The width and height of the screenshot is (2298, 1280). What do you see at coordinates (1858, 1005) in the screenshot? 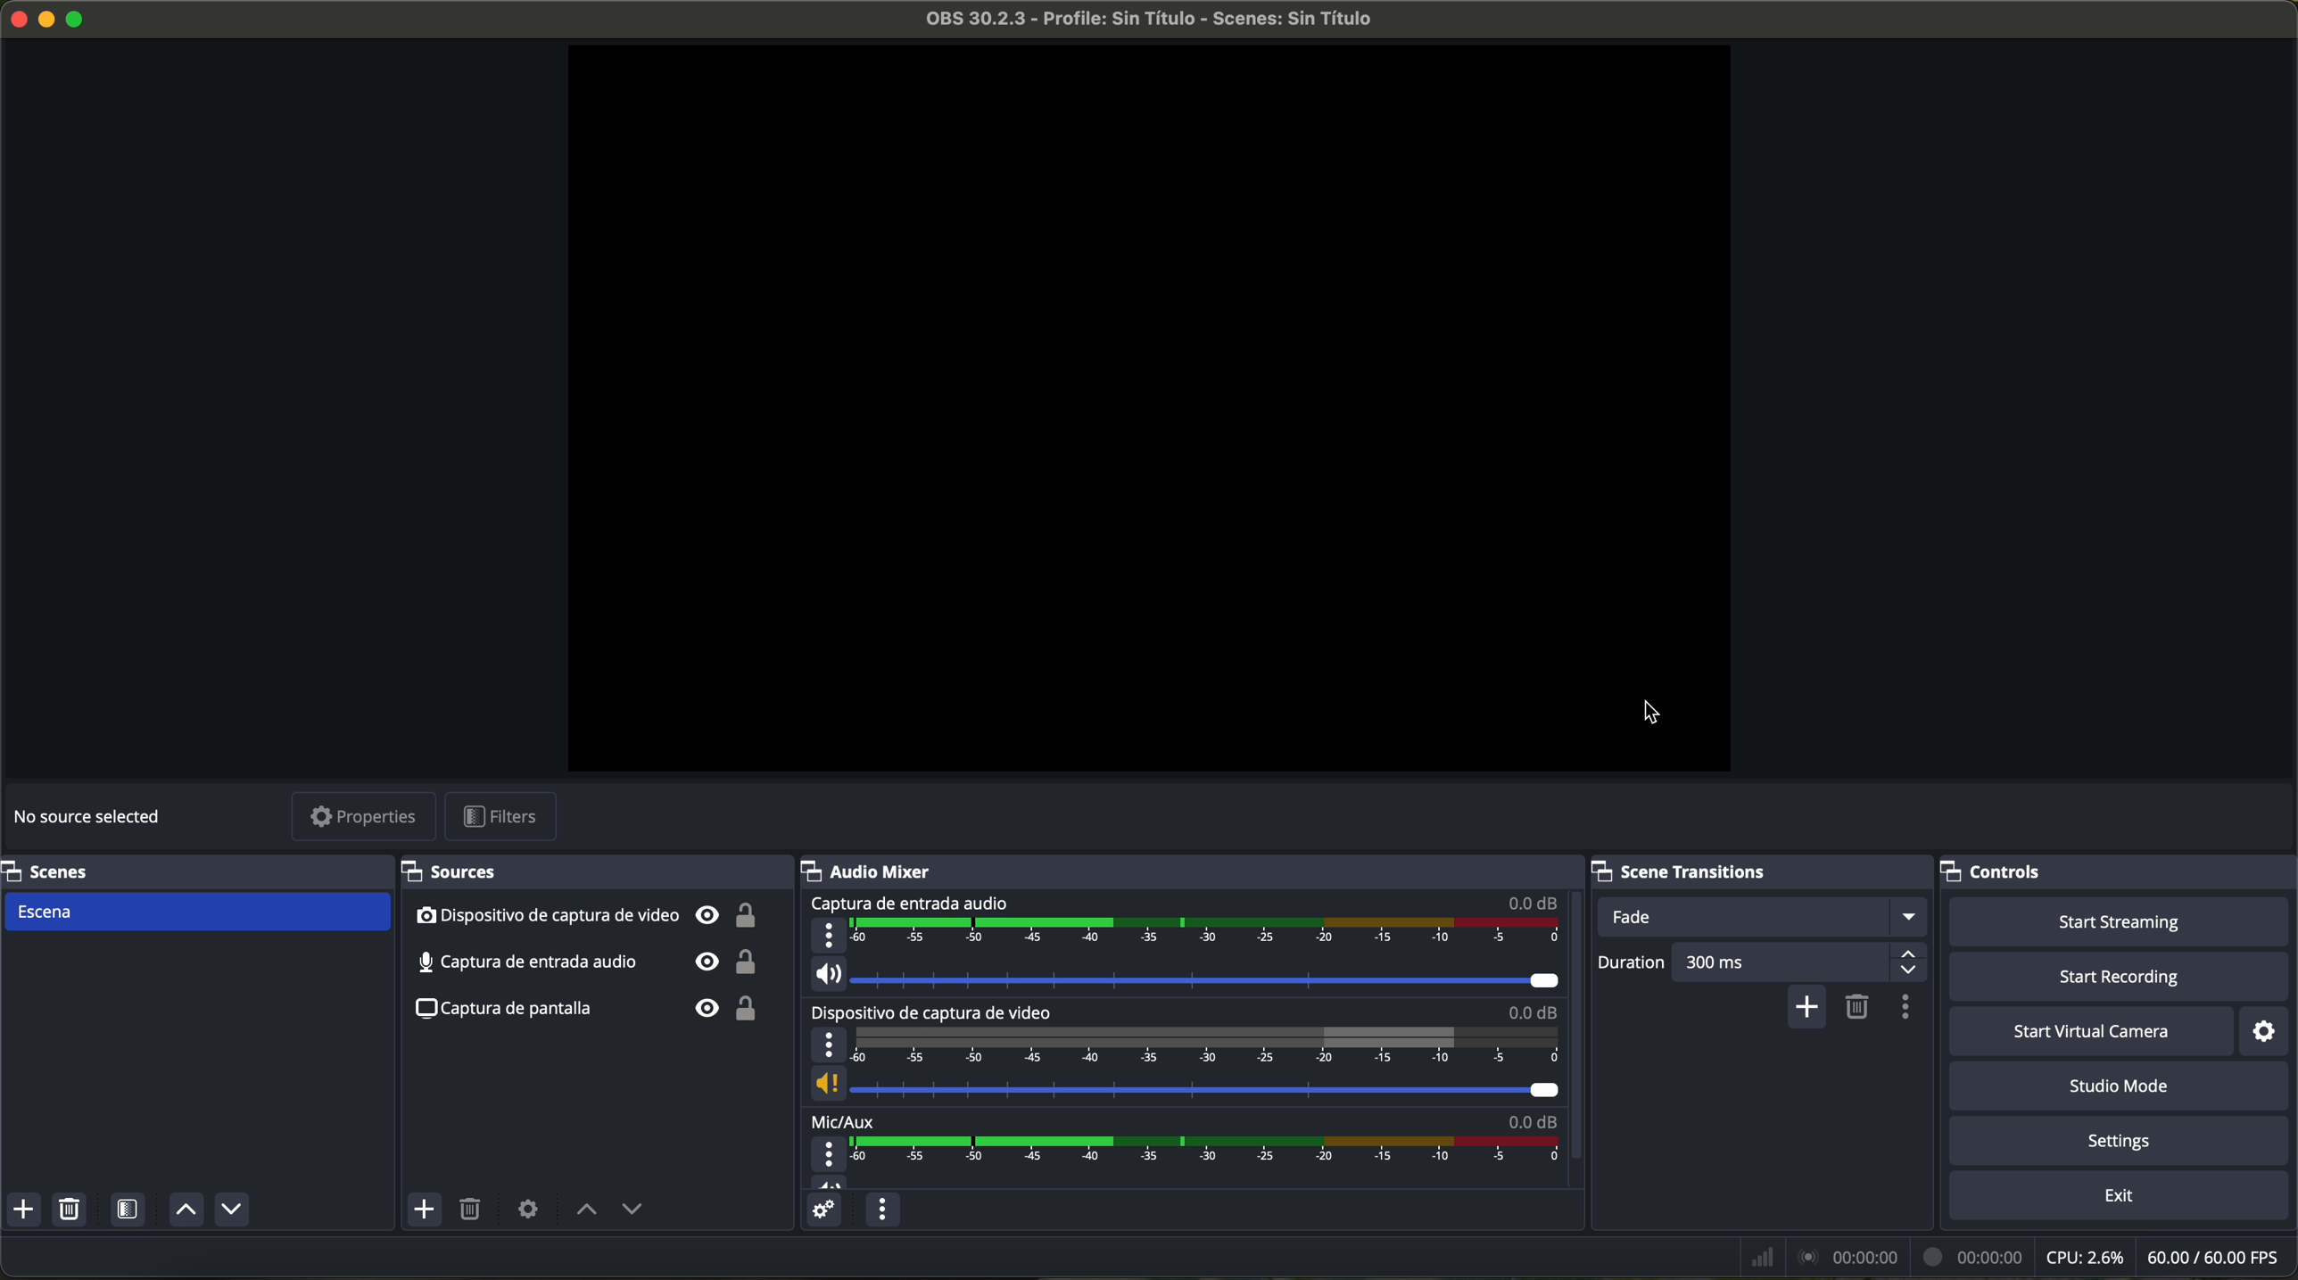
I see `remove configurable transition` at bounding box center [1858, 1005].